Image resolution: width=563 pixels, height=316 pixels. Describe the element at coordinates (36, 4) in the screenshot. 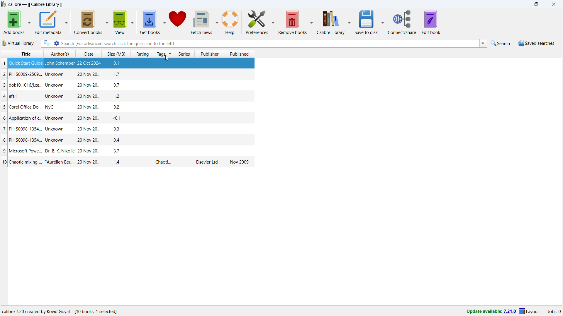

I see `title` at that location.